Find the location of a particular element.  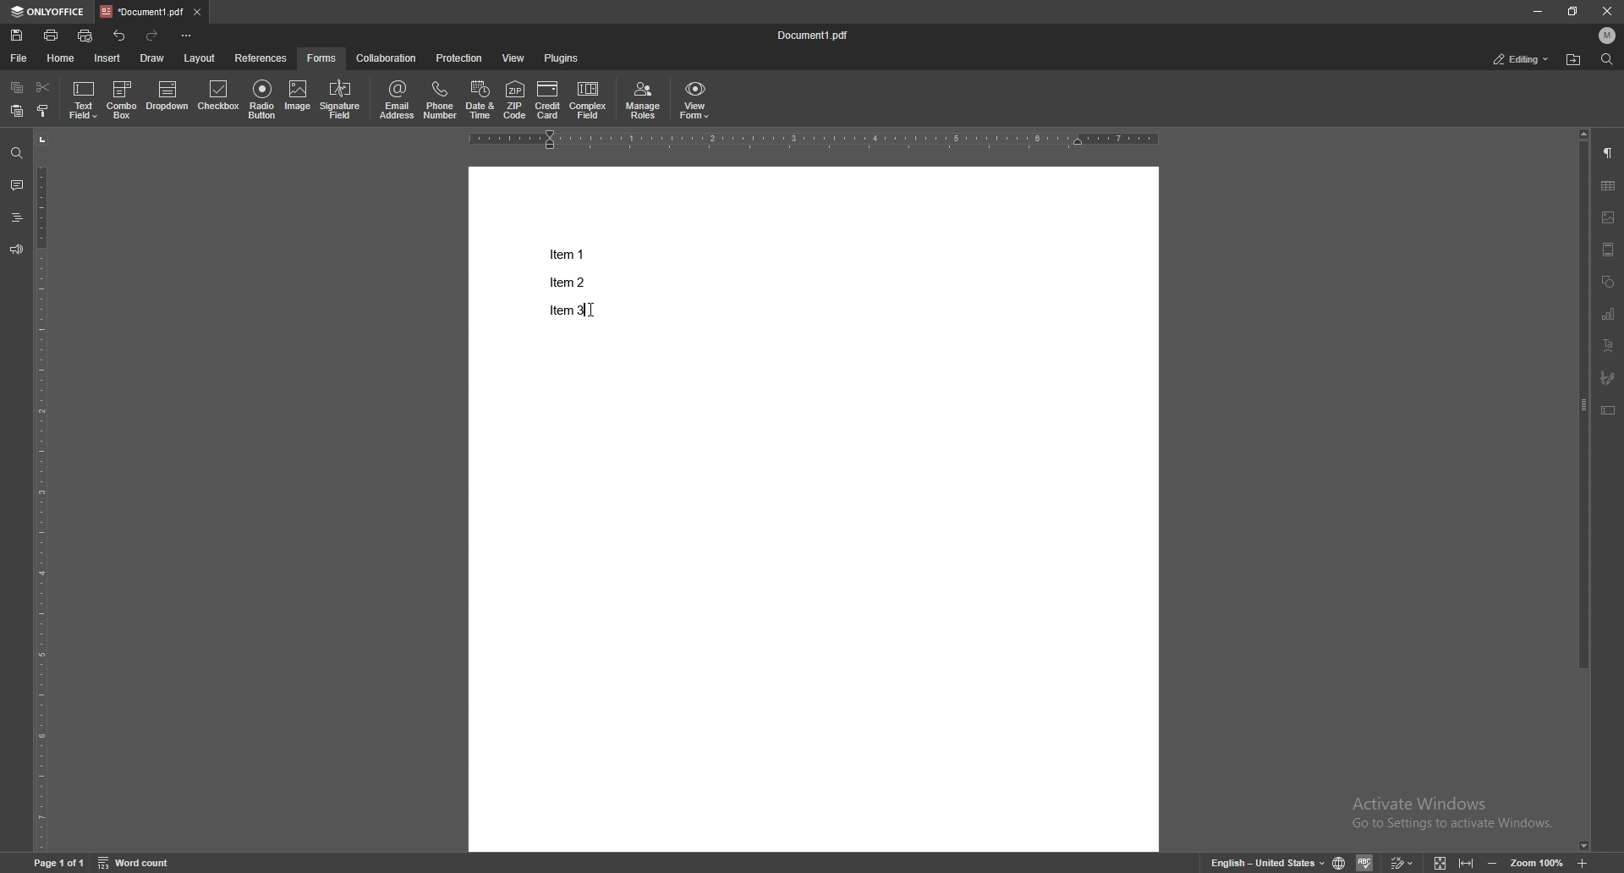

fit to screen is located at coordinates (1440, 861).